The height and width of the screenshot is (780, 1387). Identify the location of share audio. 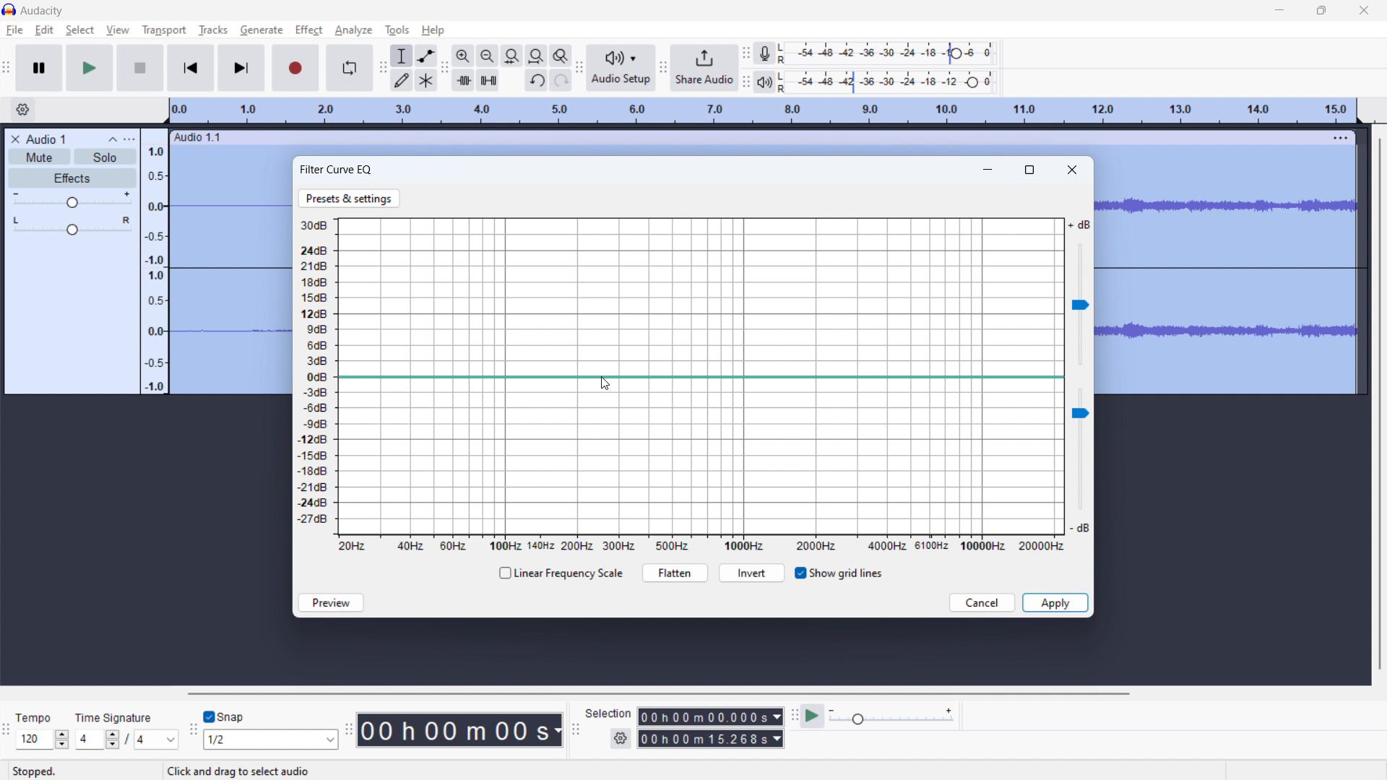
(705, 68).